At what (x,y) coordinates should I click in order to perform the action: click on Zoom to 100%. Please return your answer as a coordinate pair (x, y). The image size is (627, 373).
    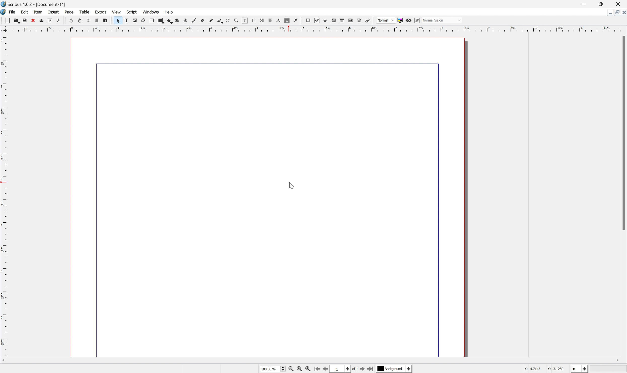
    Looking at the image, I should click on (298, 369).